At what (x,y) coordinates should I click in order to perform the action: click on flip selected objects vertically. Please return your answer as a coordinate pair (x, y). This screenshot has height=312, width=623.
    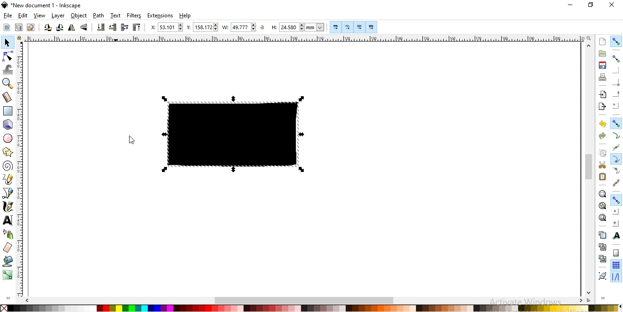
    Looking at the image, I should click on (84, 27).